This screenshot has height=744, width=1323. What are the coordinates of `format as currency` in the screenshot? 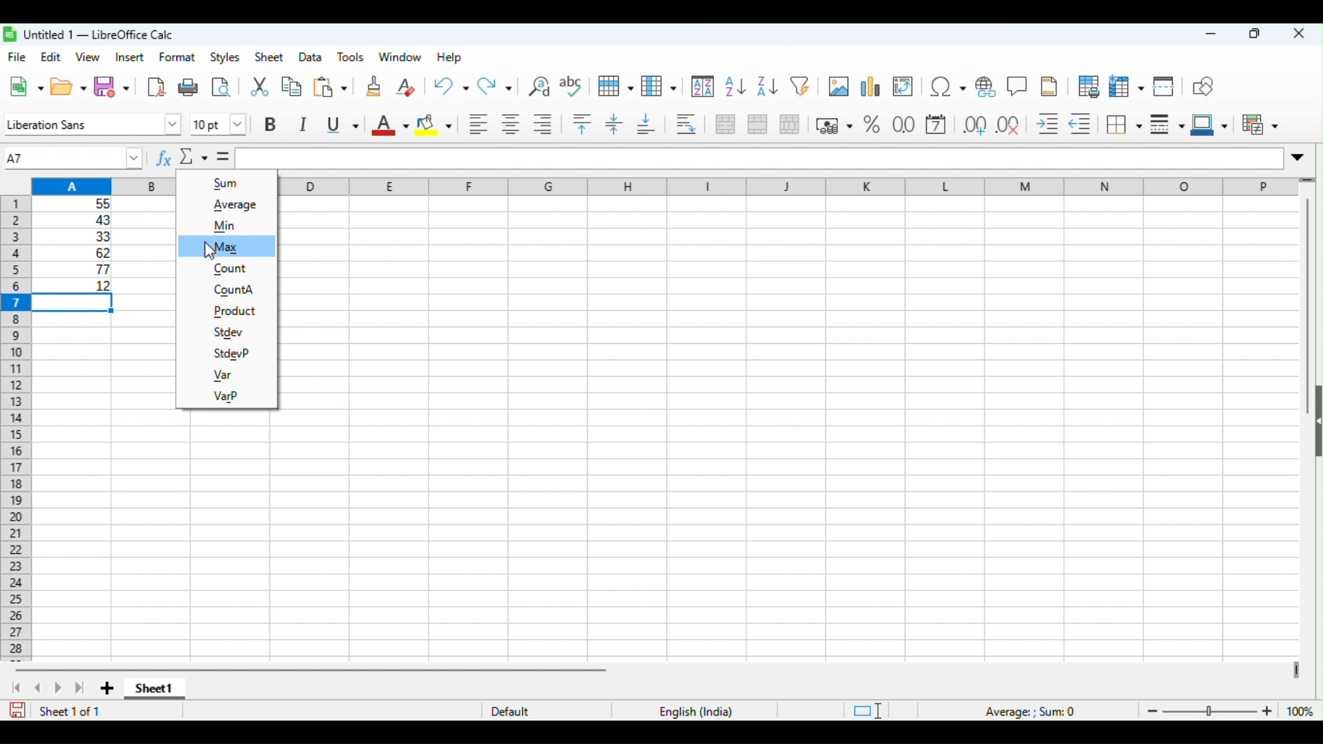 It's located at (834, 125).